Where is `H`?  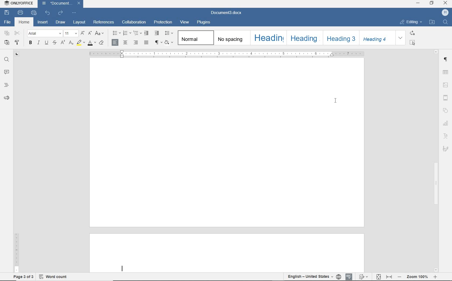 H is located at coordinates (445, 13).